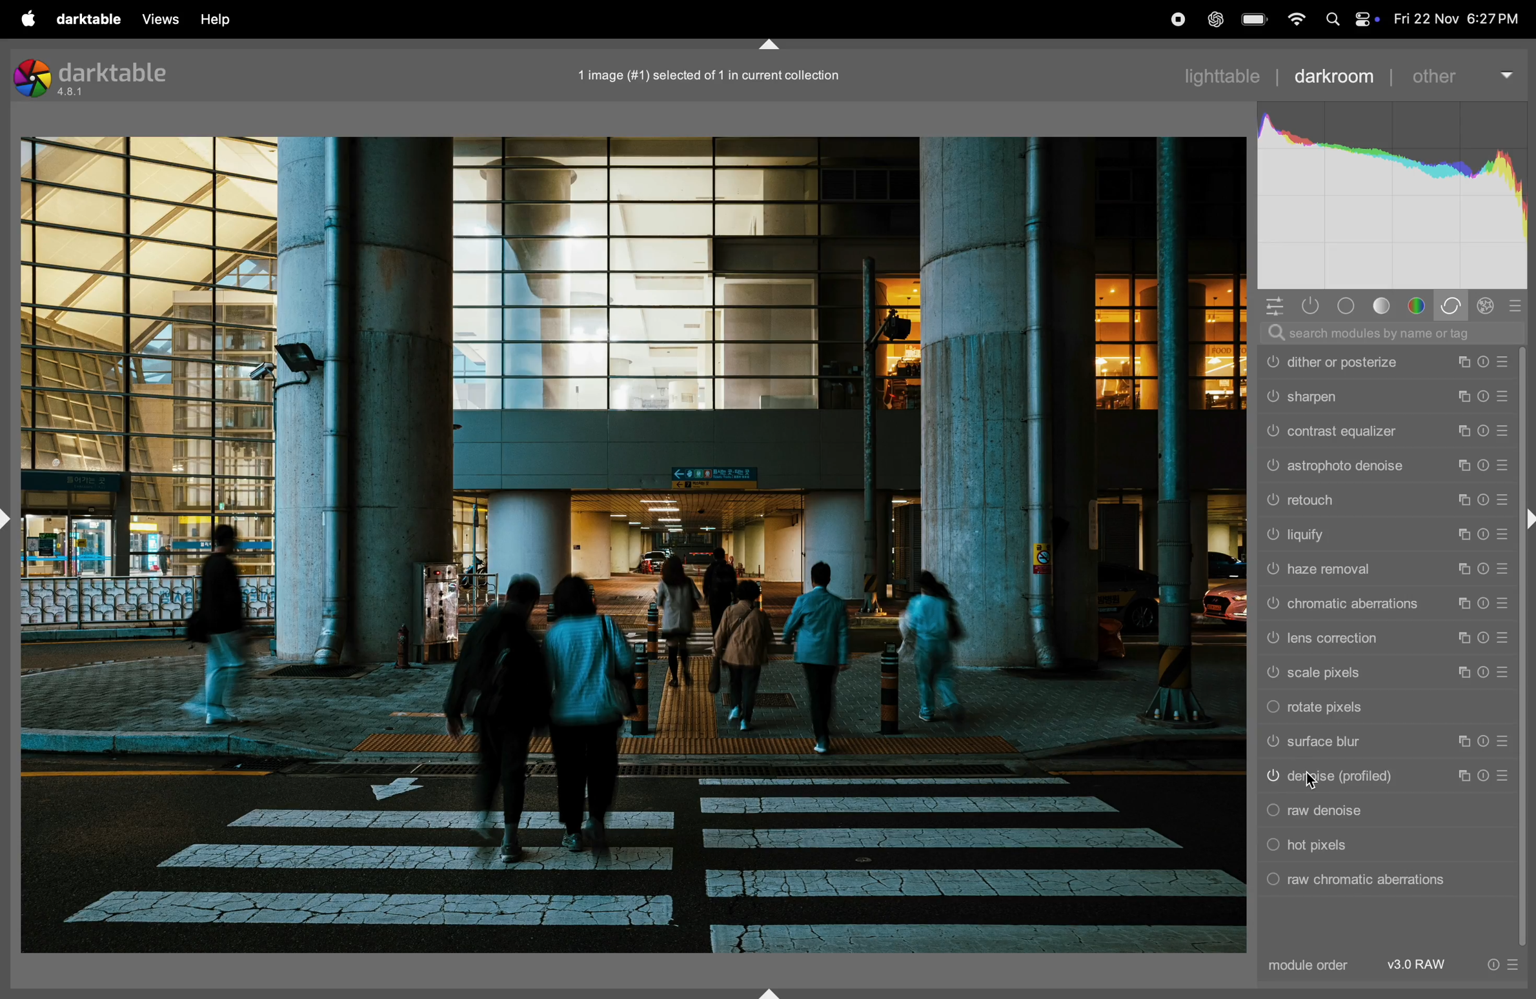  I want to click on lens correction, so click(1386, 638).